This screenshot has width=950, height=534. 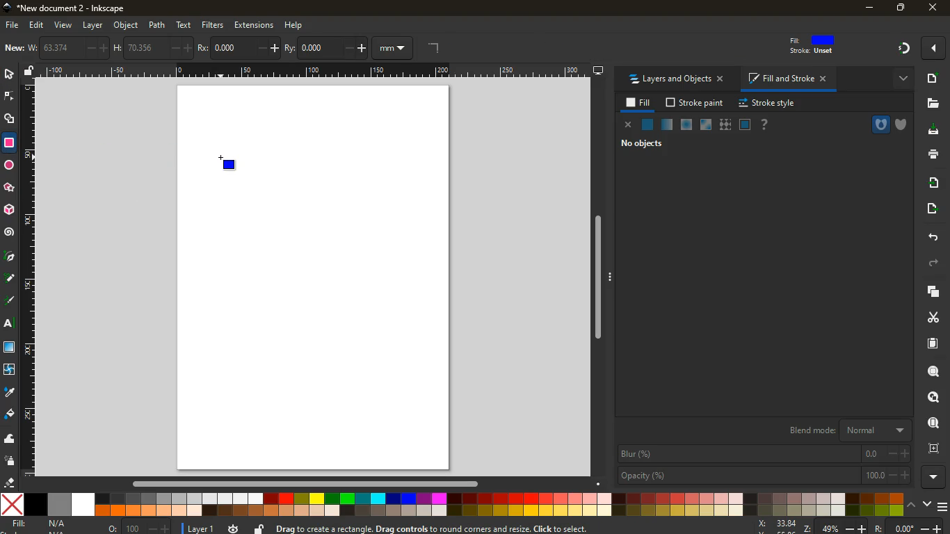 What do you see at coordinates (933, 396) in the screenshot?
I see `look` at bounding box center [933, 396].